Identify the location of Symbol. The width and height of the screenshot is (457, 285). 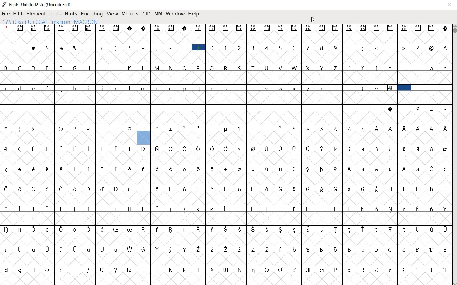
(239, 129).